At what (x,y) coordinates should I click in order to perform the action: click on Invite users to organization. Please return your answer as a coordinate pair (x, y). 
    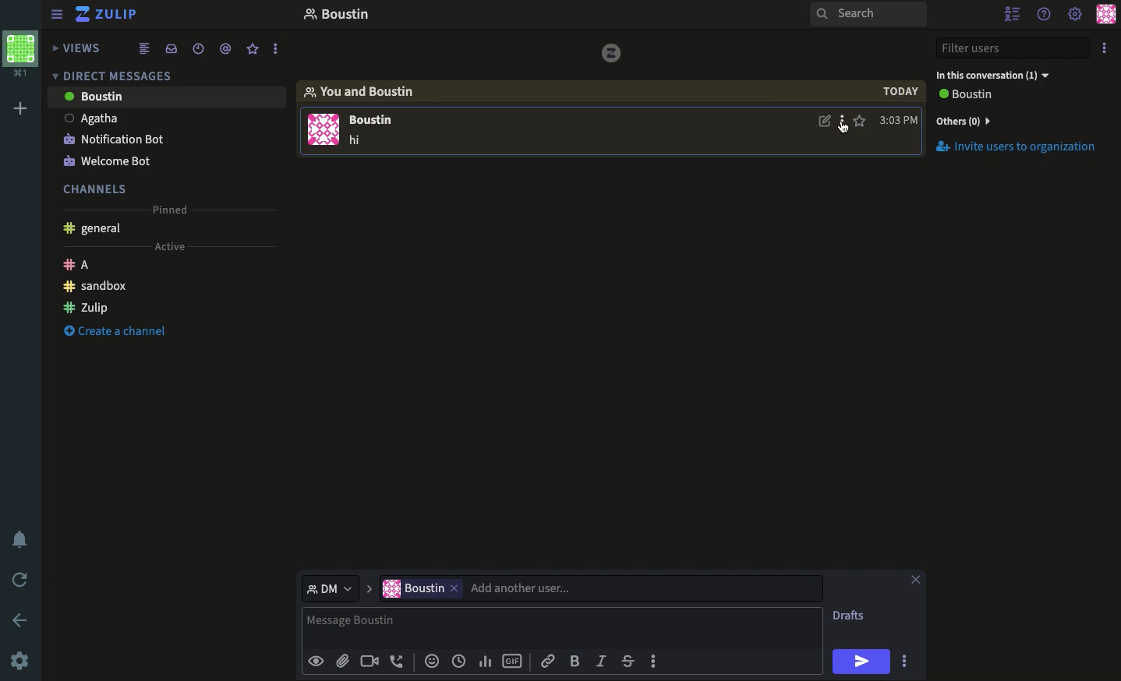
    Looking at the image, I should click on (1024, 148).